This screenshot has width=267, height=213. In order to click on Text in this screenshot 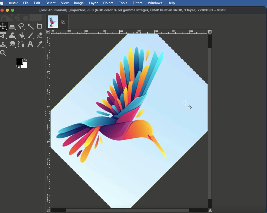, I will do `click(30, 44)`.